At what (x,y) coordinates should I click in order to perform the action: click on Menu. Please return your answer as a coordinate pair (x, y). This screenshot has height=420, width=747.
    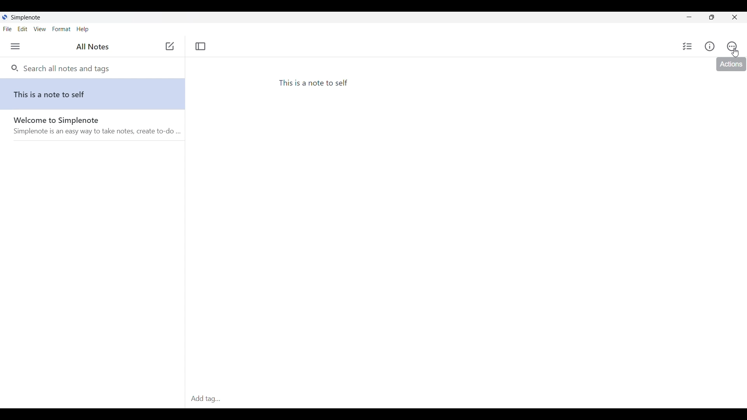
    Looking at the image, I should click on (15, 46).